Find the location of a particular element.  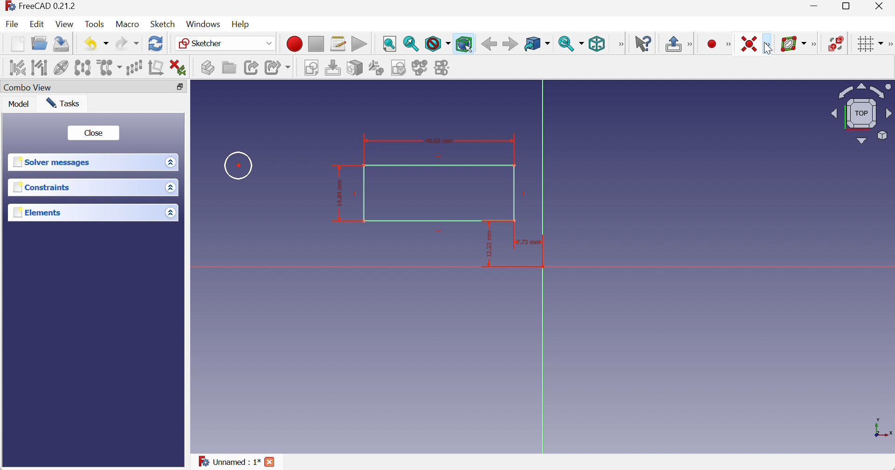

Solver messages is located at coordinates (53, 162).